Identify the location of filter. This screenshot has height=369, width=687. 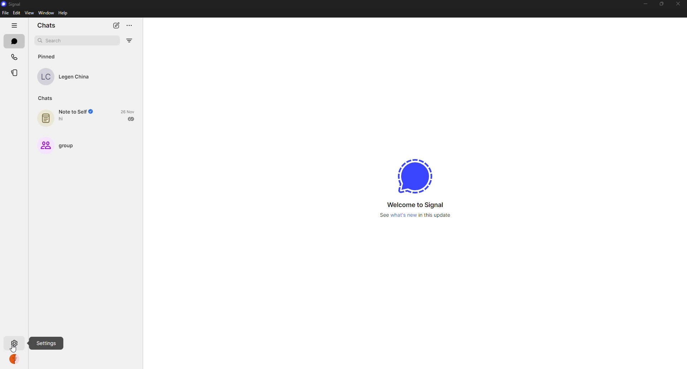
(130, 40).